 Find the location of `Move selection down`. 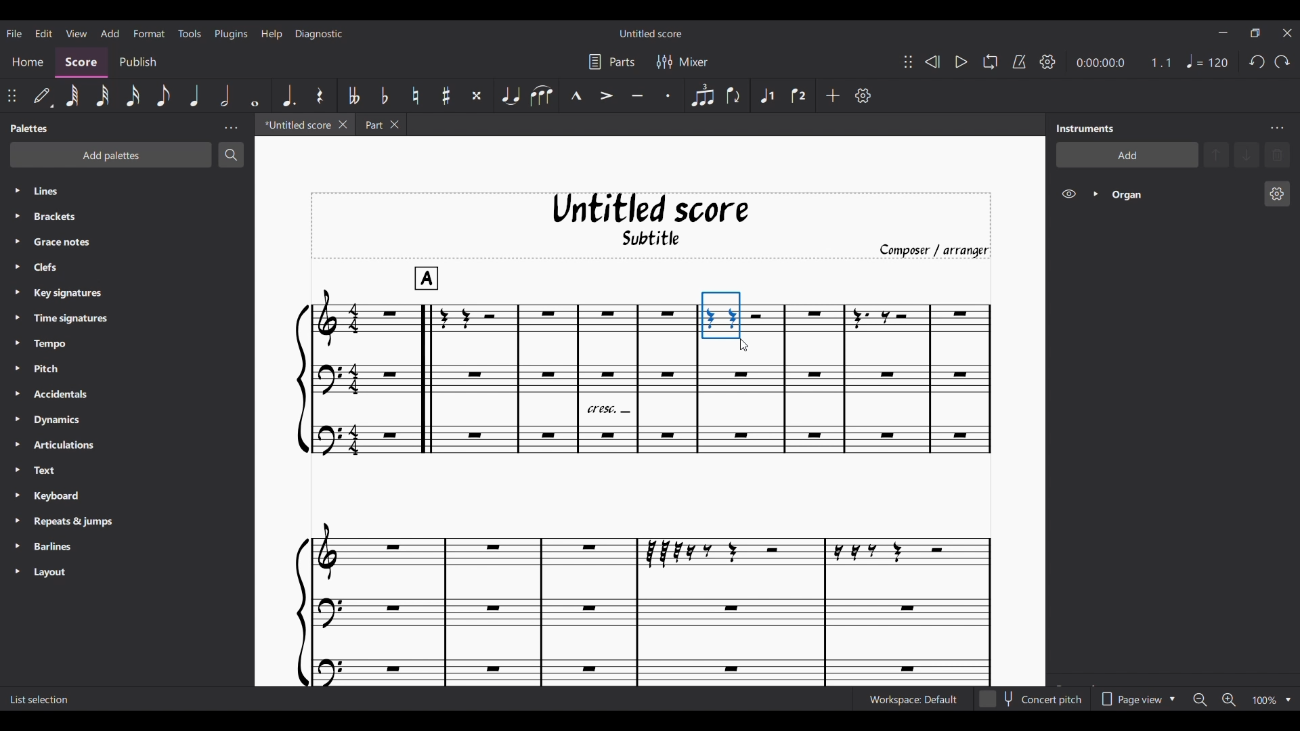

Move selection down is located at coordinates (1247, 155).